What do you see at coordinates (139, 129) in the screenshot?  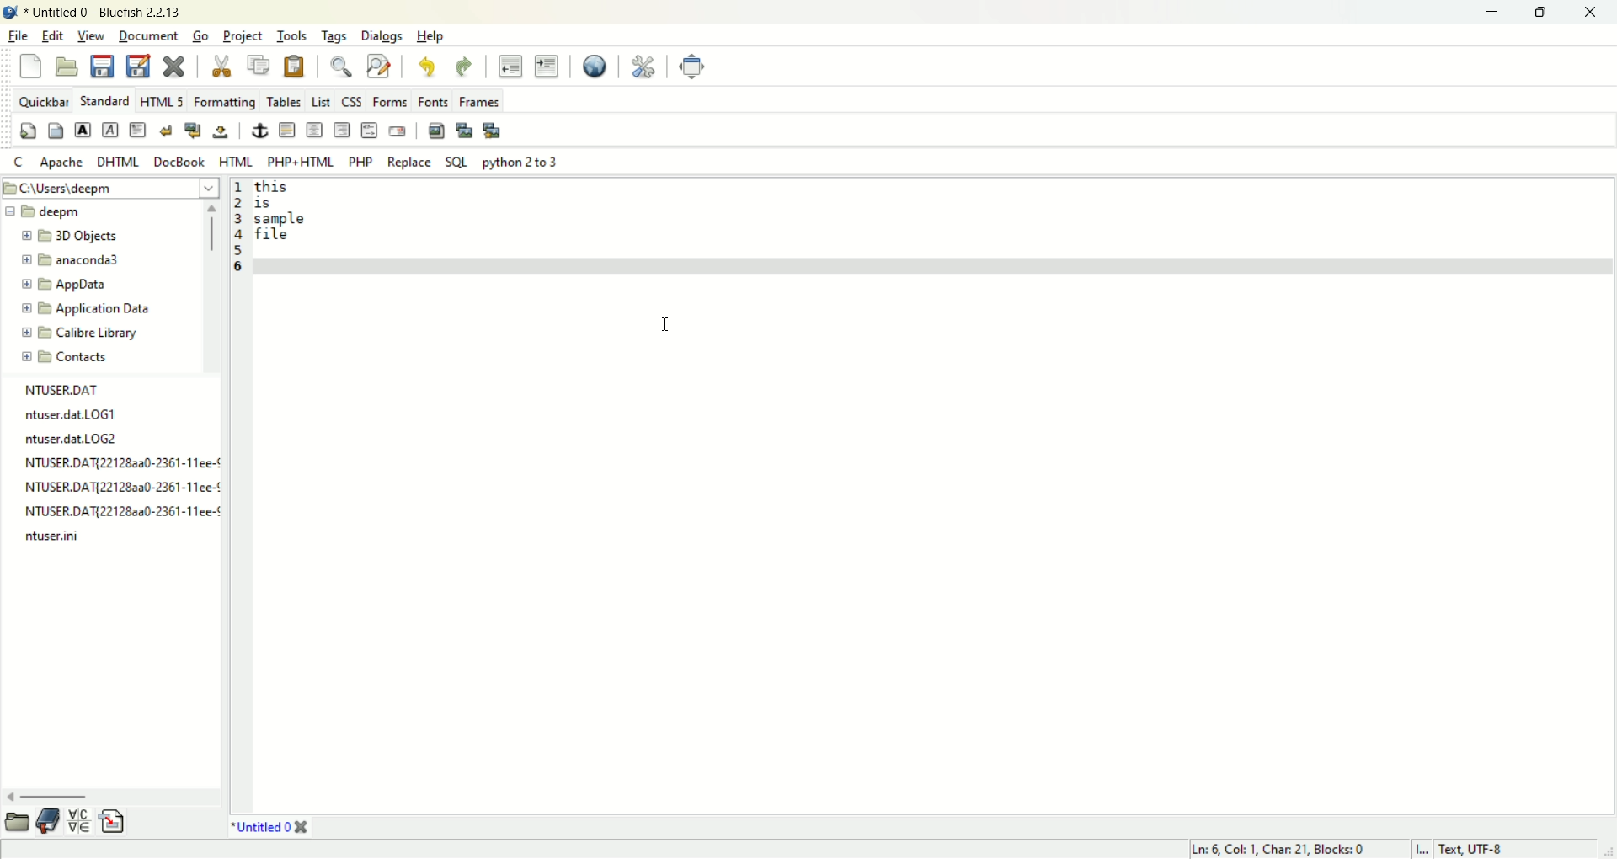 I see `paragraph` at bounding box center [139, 129].